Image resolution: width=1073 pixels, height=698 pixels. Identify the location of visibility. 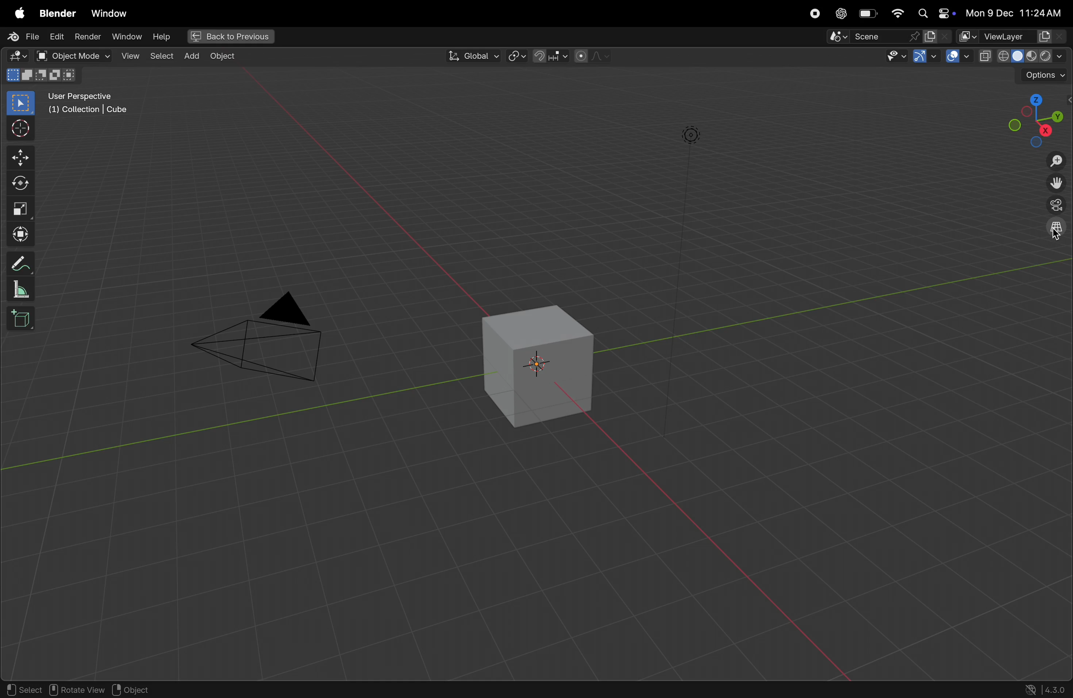
(892, 57).